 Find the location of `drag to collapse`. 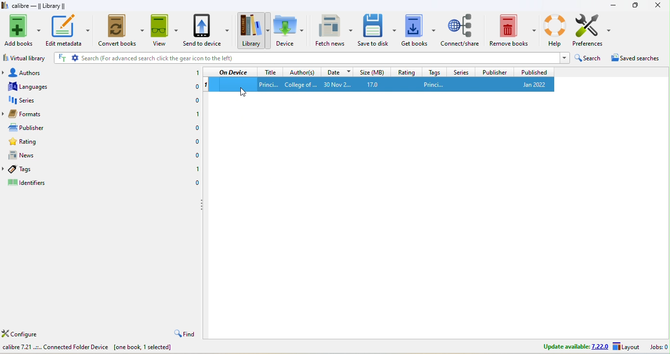

drag to collapse is located at coordinates (203, 206).